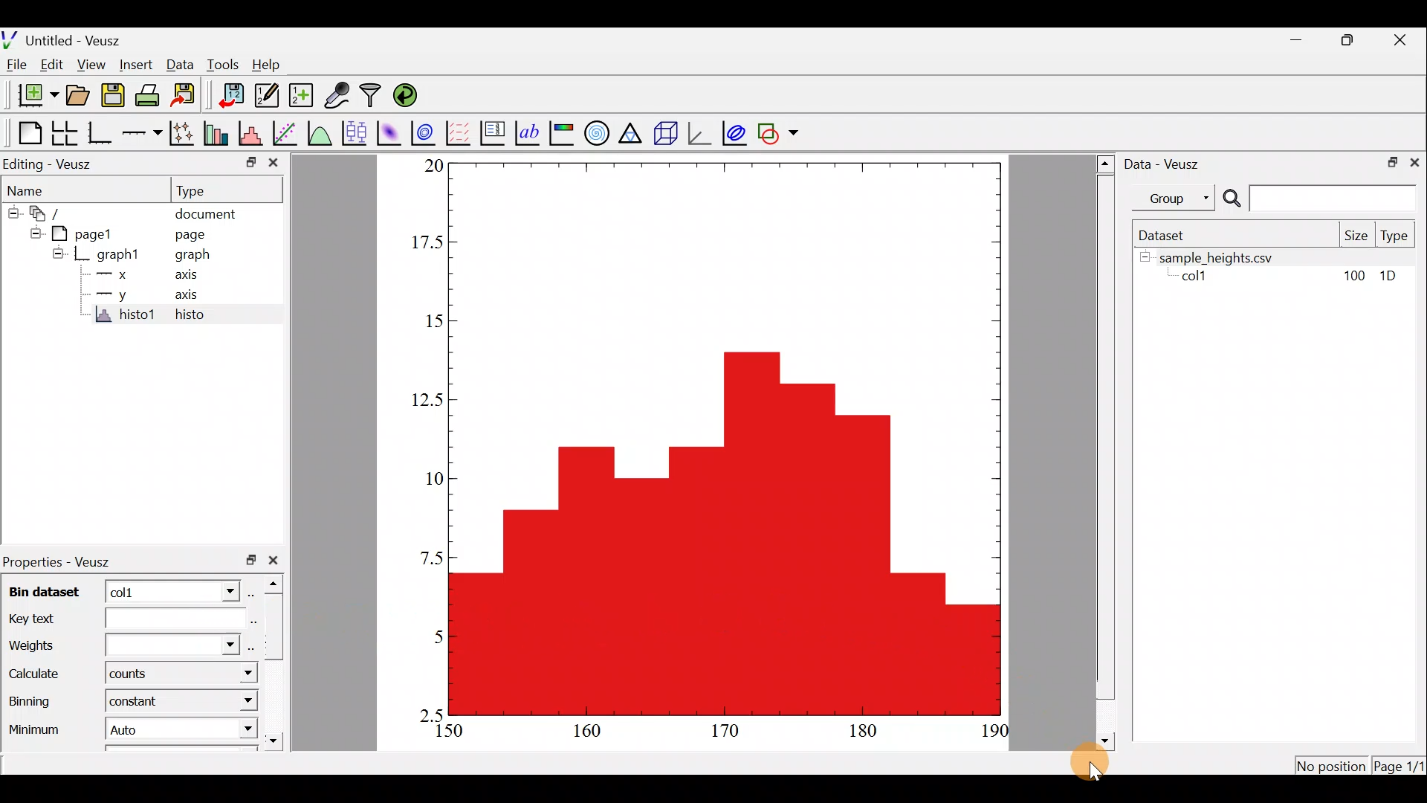  I want to click on histo, so click(202, 315).